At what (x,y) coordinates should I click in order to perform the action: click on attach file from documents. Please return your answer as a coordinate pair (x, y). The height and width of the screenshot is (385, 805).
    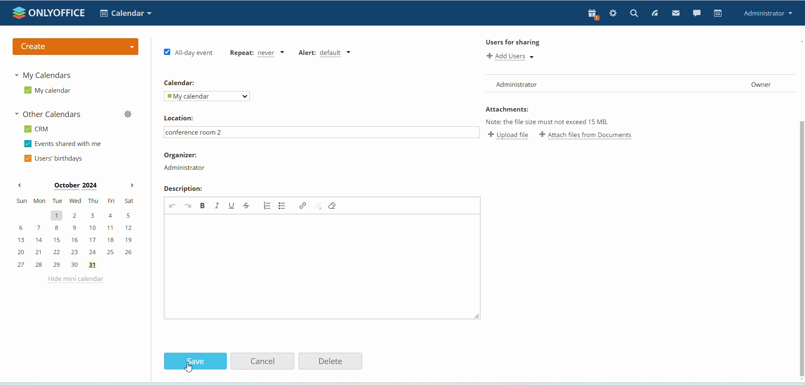
    Looking at the image, I should click on (588, 135).